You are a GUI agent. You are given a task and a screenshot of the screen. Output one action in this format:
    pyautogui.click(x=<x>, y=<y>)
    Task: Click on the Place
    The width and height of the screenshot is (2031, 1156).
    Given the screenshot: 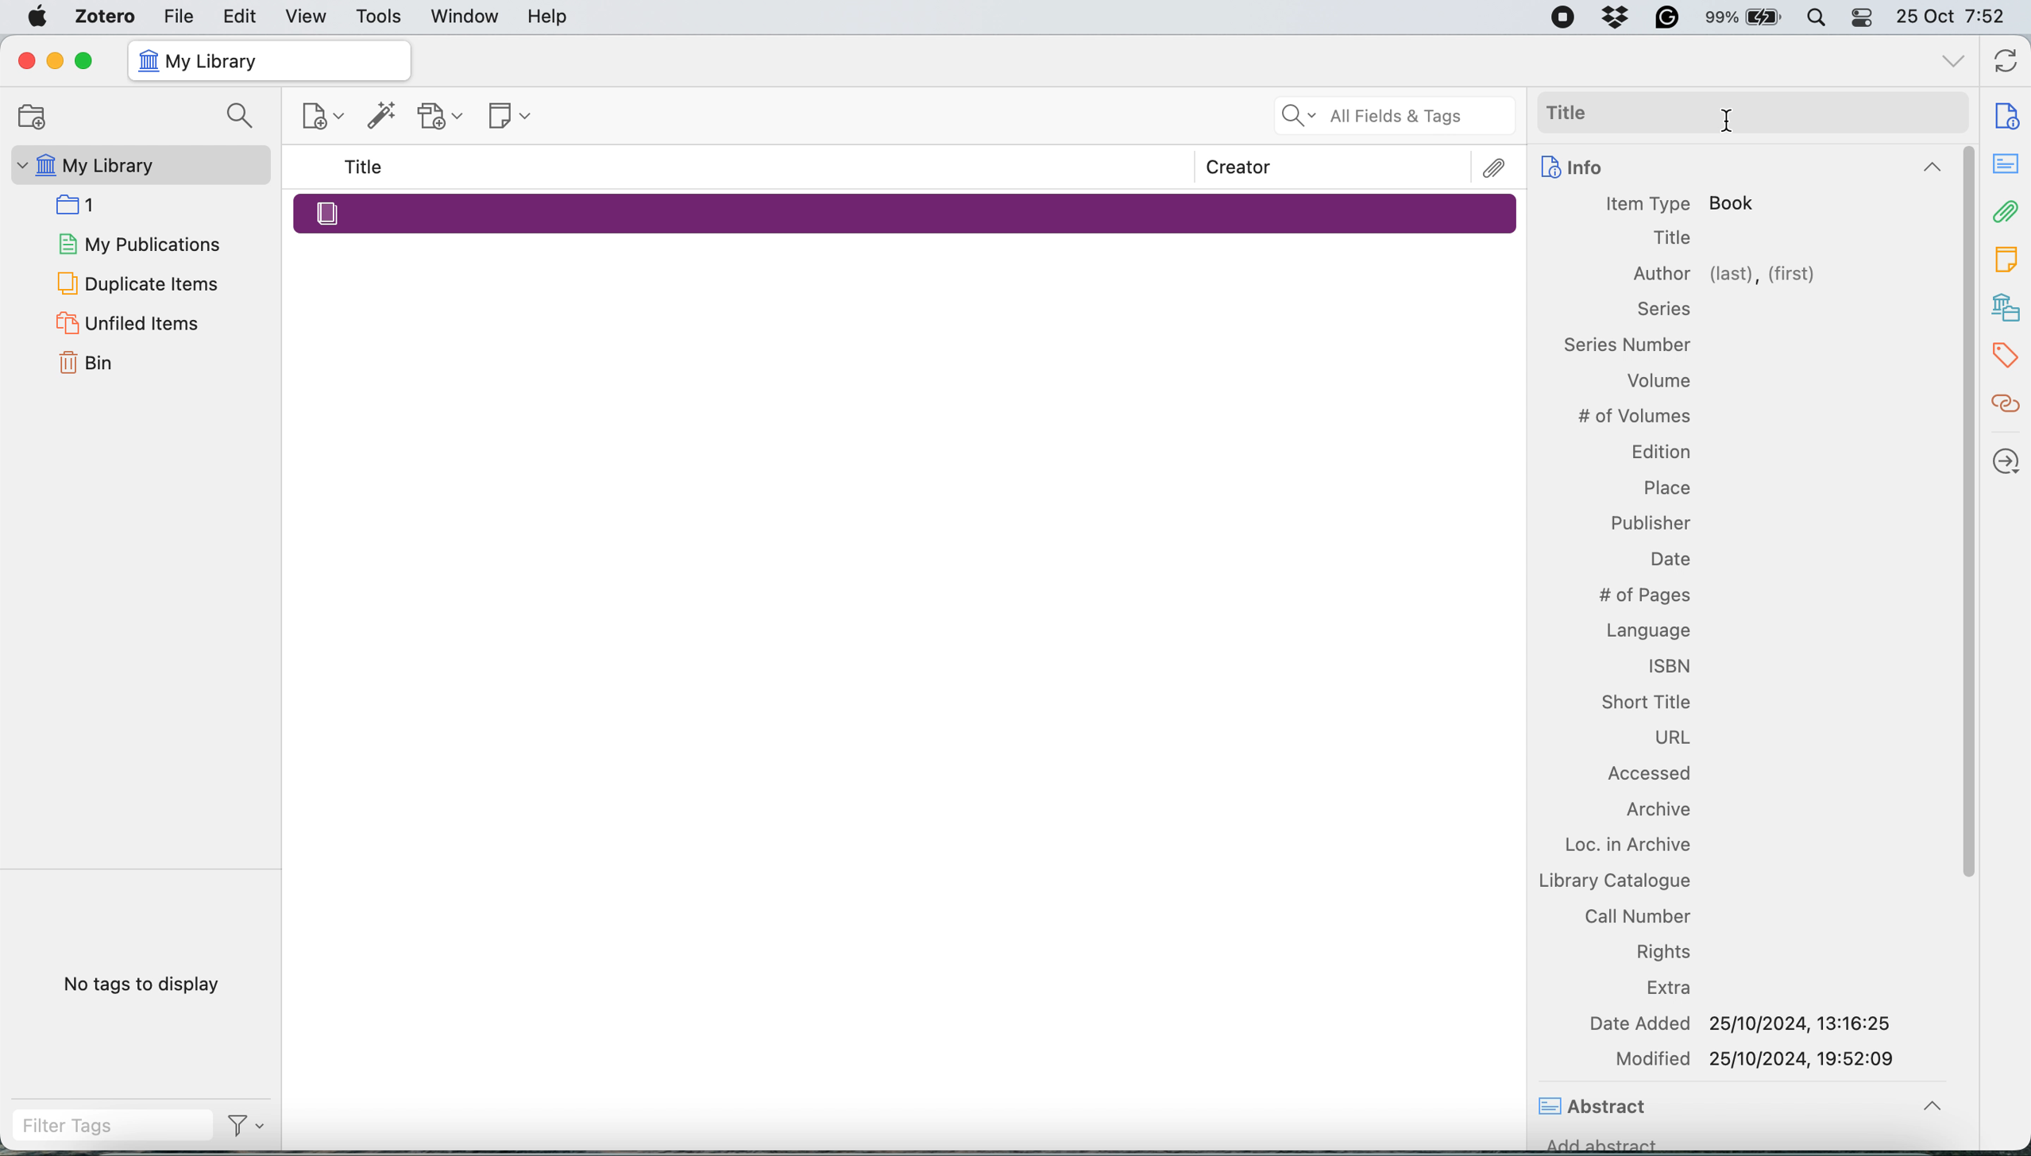 What is the action you would take?
    pyautogui.click(x=1666, y=484)
    